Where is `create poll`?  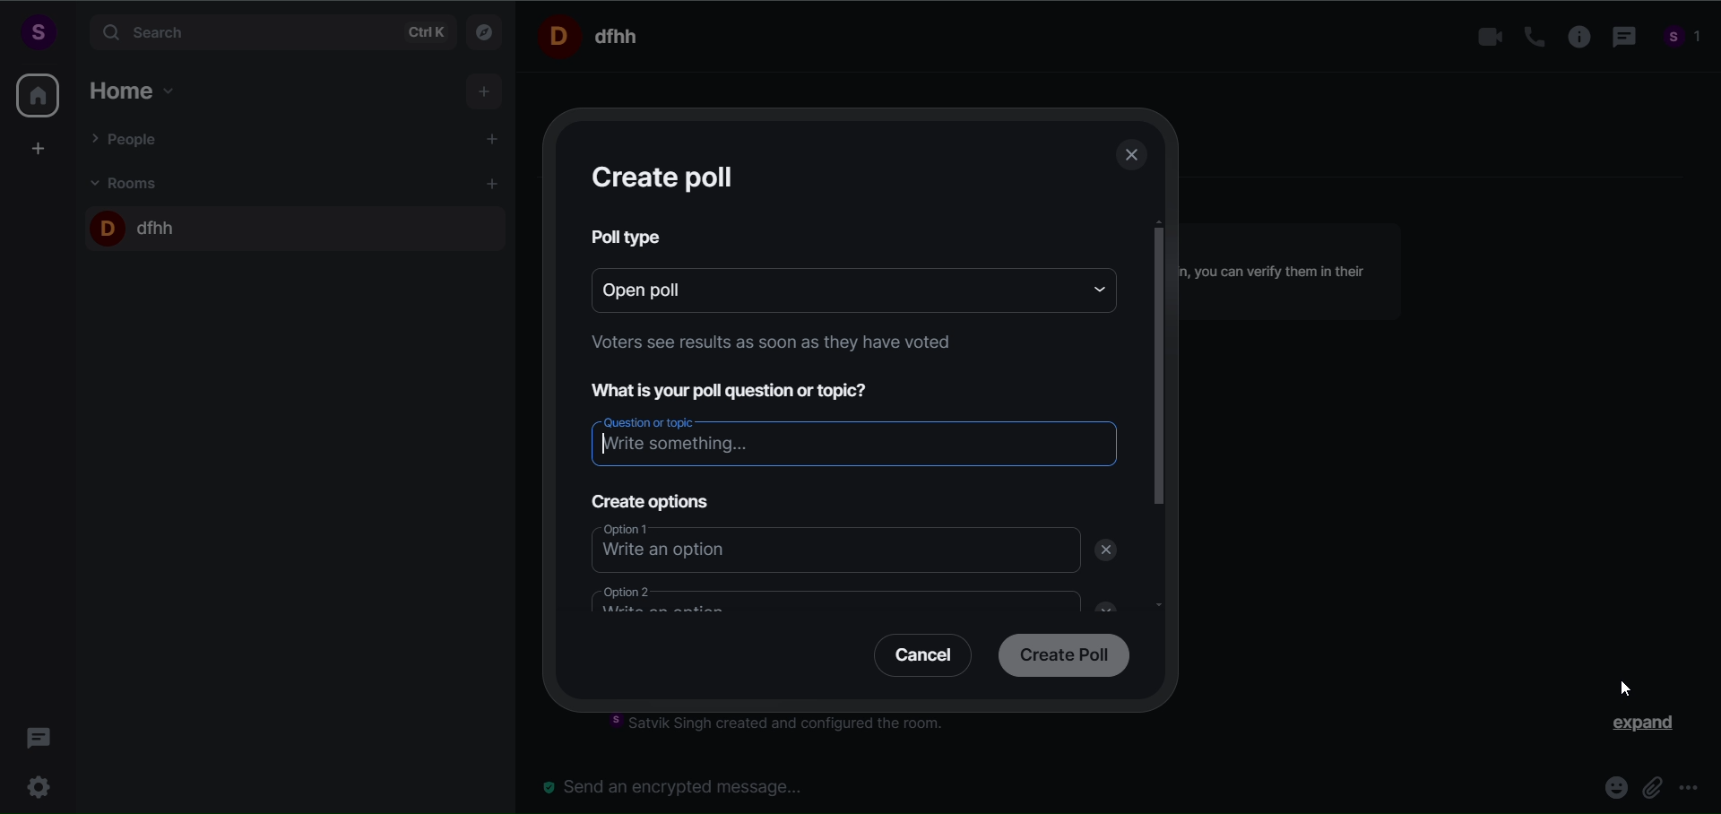 create poll is located at coordinates (667, 177).